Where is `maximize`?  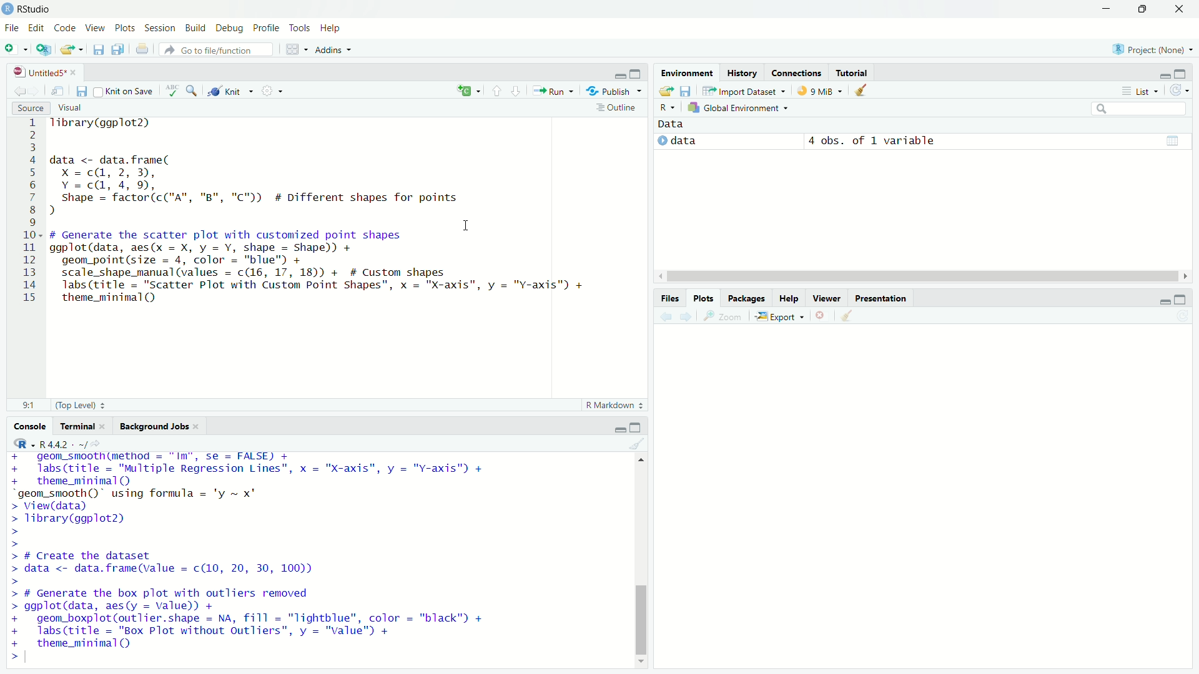
maximize is located at coordinates (636, 74).